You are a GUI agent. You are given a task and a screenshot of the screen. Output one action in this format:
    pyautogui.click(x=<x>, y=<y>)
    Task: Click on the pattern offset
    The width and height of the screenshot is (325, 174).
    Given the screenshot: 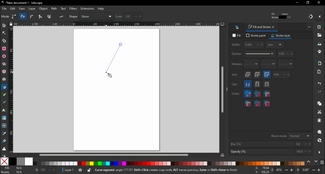 What is the action you would take?
    pyautogui.click(x=286, y=55)
    